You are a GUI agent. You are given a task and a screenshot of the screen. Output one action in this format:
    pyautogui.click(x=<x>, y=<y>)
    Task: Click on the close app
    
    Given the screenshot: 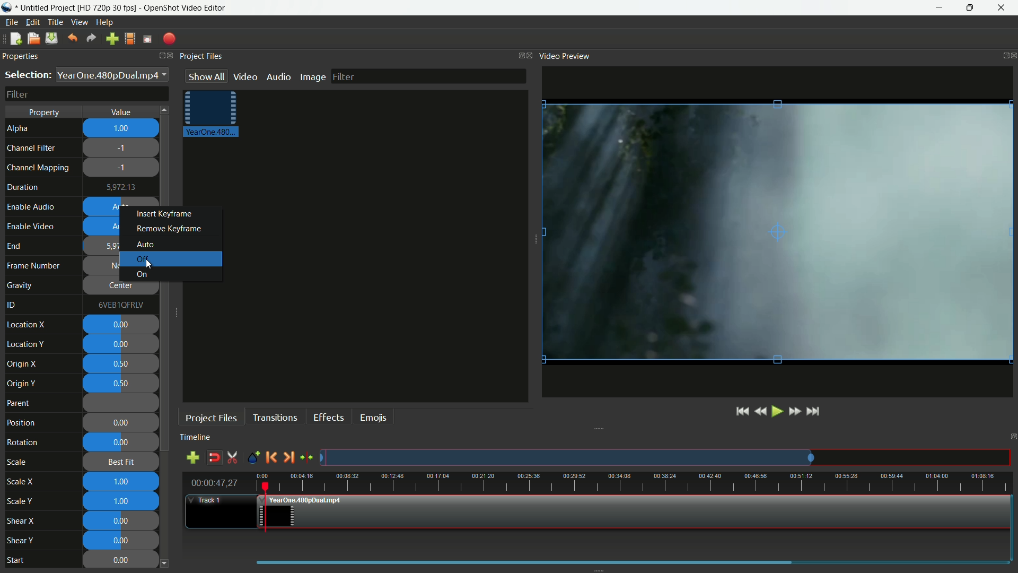 What is the action you would take?
    pyautogui.click(x=1003, y=8)
    